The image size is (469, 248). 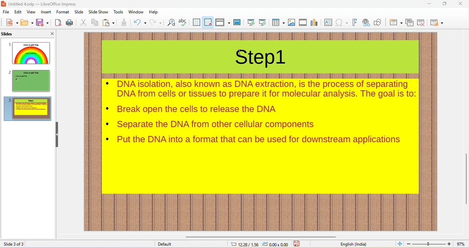 I want to click on remove, so click(x=422, y=23).